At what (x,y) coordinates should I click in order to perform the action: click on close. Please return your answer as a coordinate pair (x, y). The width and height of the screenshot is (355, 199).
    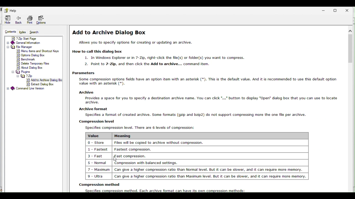
    Looking at the image, I should click on (349, 9).